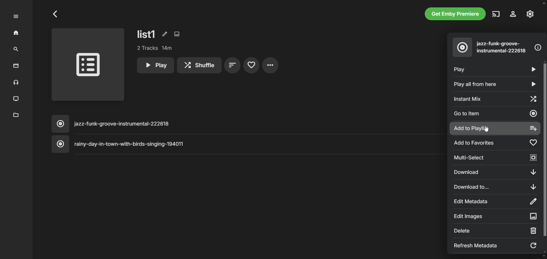  I want to click on tracks, so click(155, 48).